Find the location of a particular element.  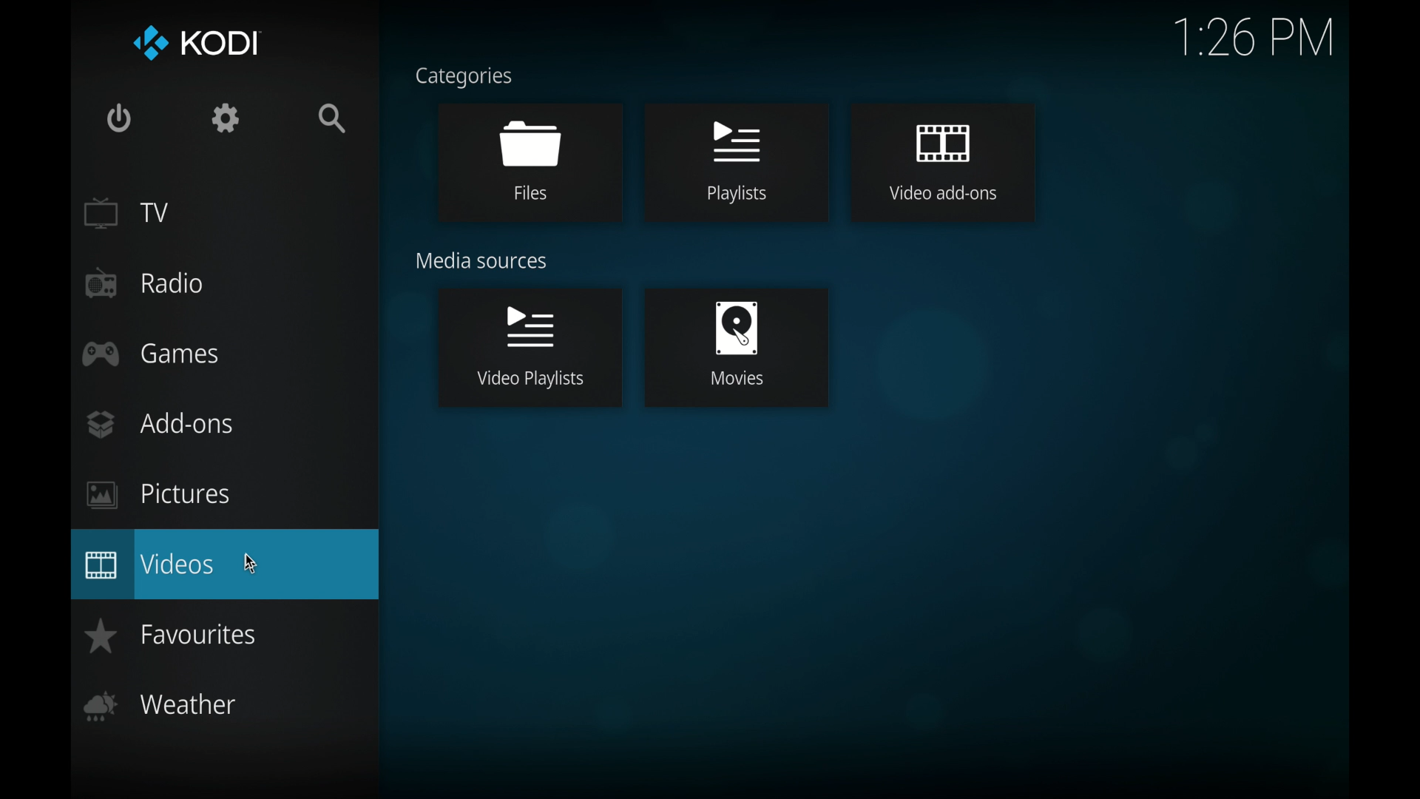

games is located at coordinates (155, 354).